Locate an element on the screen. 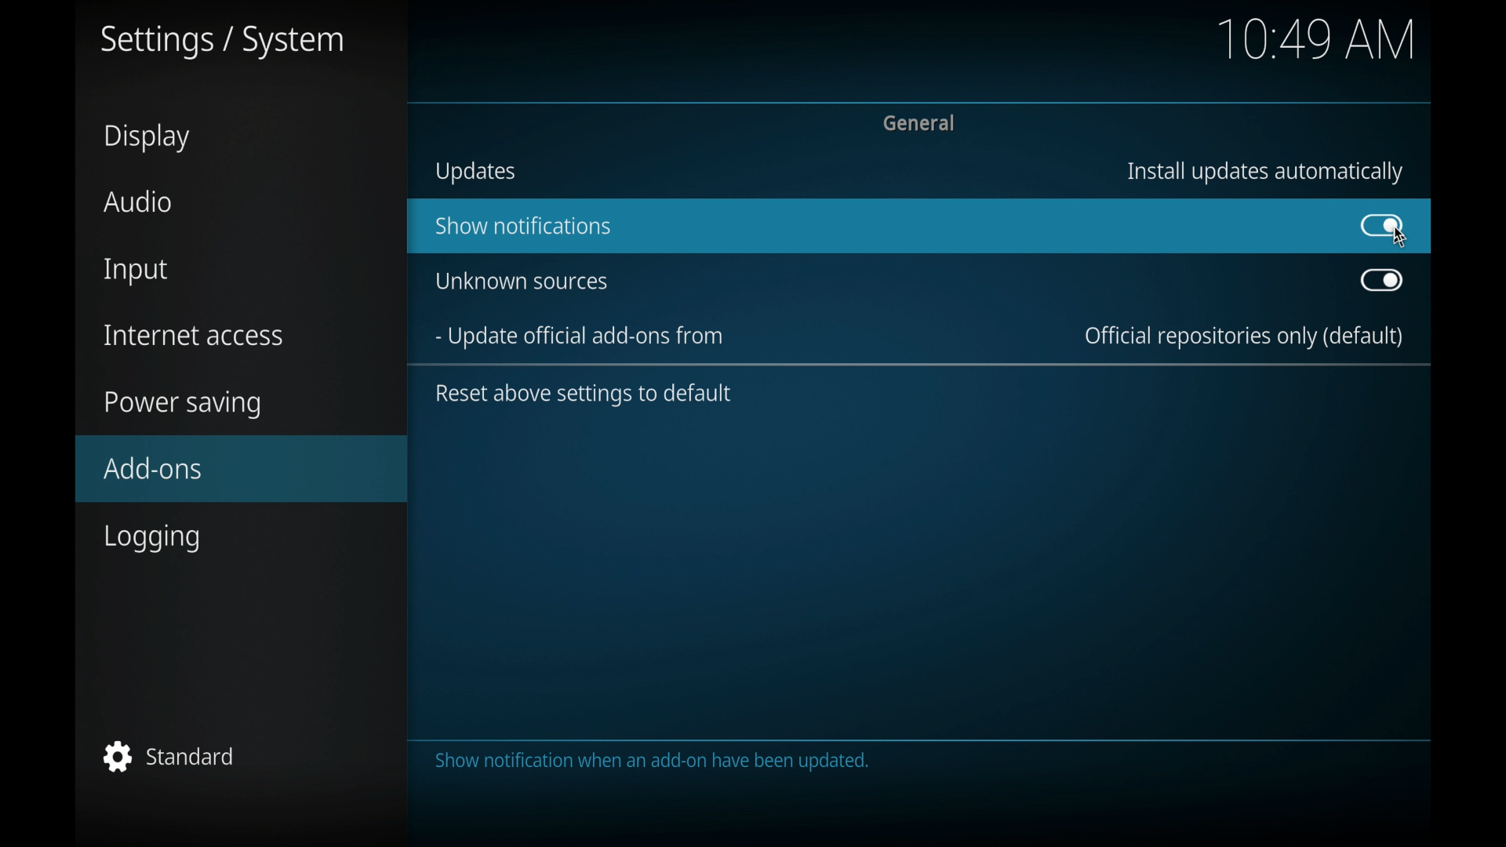  display is located at coordinates (147, 138).